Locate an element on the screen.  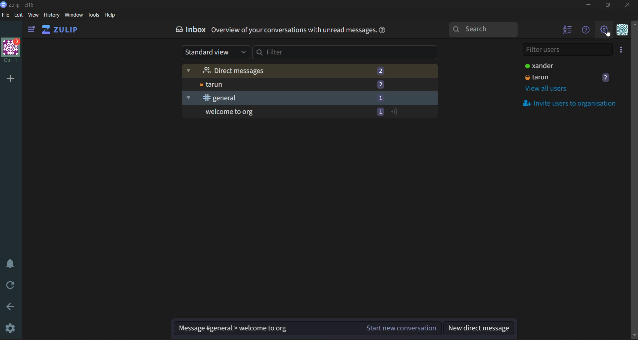
tarun is located at coordinates (560, 78).